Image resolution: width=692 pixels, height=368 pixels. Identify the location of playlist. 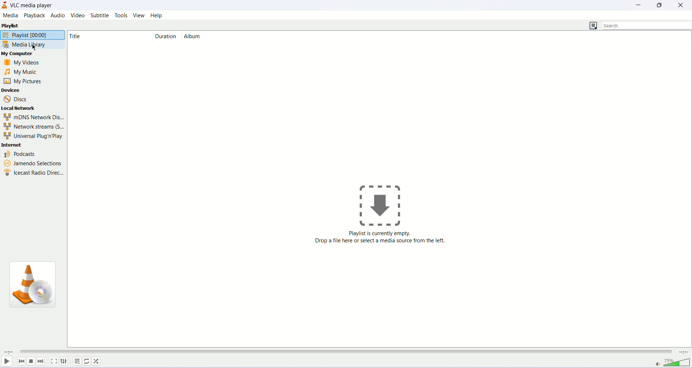
(24, 26).